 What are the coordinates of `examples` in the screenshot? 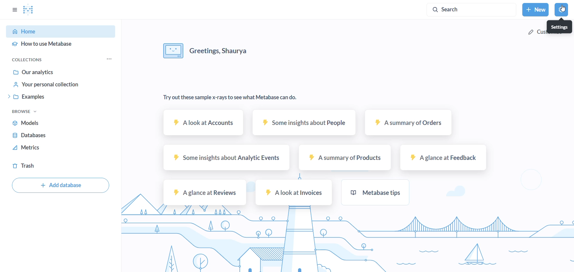 It's located at (46, 99).